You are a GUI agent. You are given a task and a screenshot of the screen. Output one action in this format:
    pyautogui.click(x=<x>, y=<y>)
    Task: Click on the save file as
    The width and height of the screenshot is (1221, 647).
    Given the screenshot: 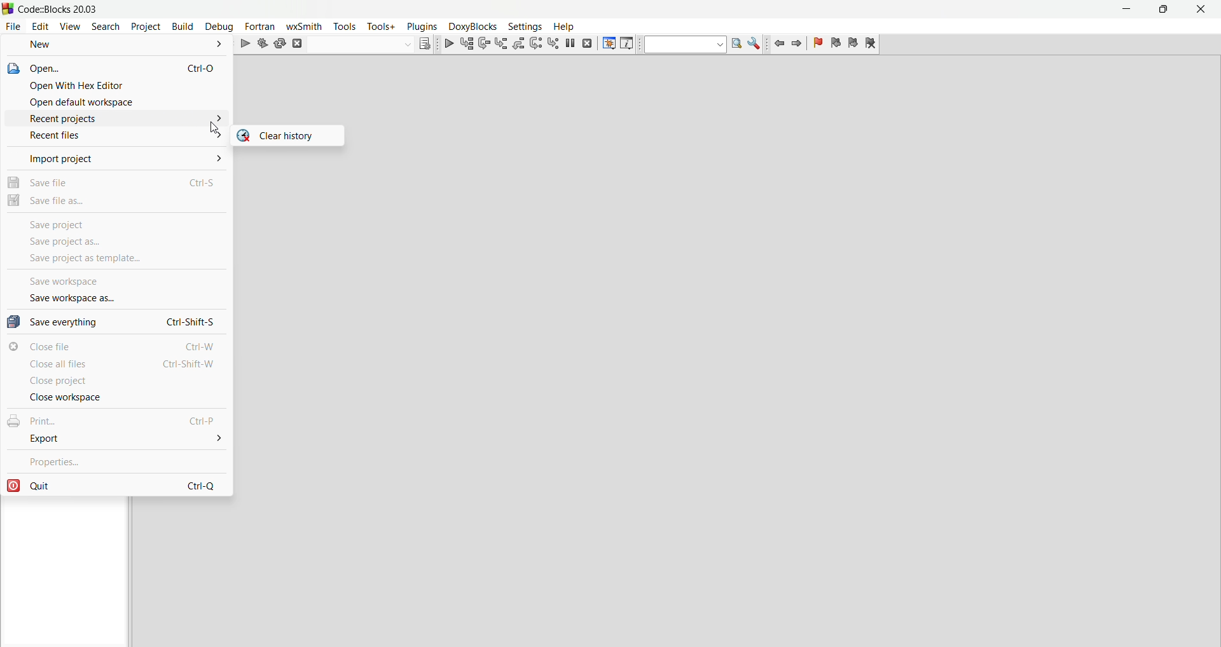 What is the action you would take?
    pyautogui.click(x=117, y=201)
    